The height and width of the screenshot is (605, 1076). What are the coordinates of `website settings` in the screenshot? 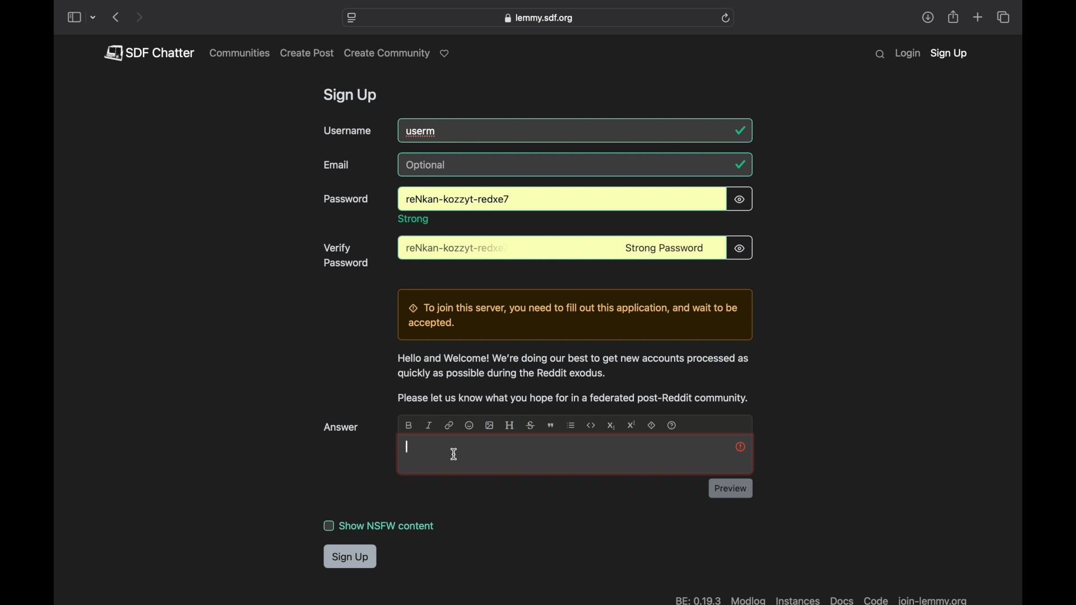 It's located at (353, 18).